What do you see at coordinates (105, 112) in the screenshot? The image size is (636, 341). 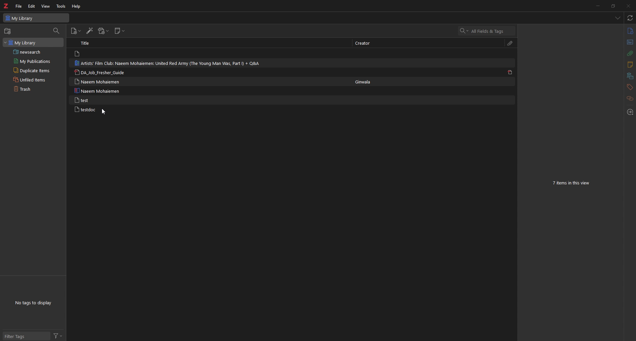 I see `cursor` at bounding box center [105, 112].